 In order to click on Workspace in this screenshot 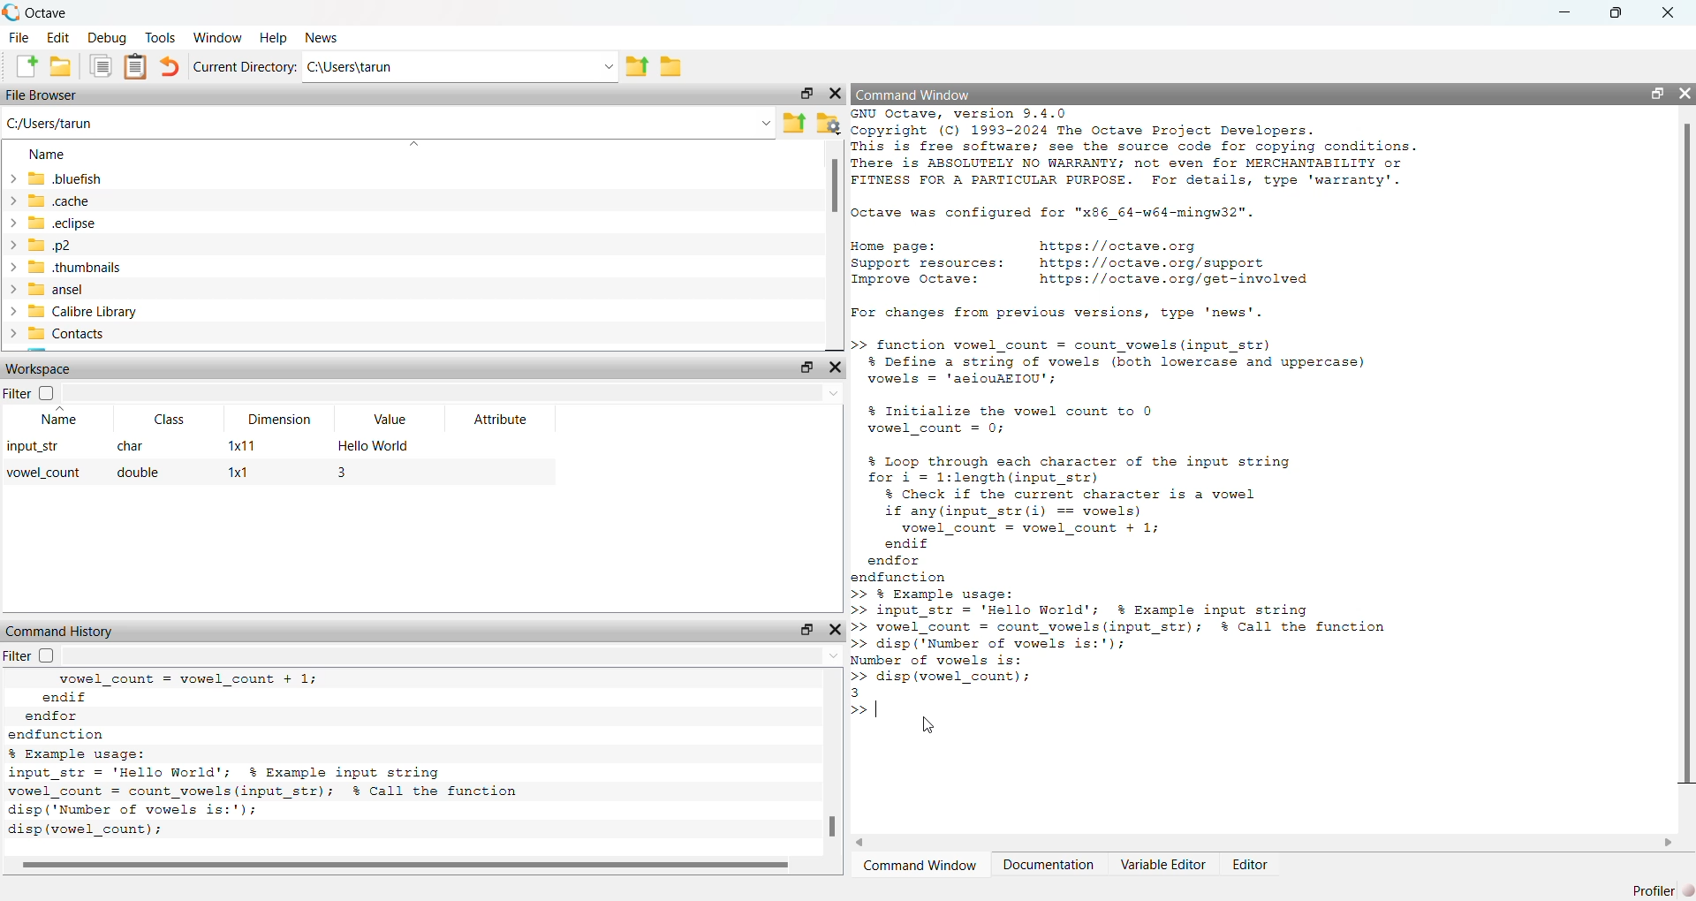, I will do `click(40, 368)`.